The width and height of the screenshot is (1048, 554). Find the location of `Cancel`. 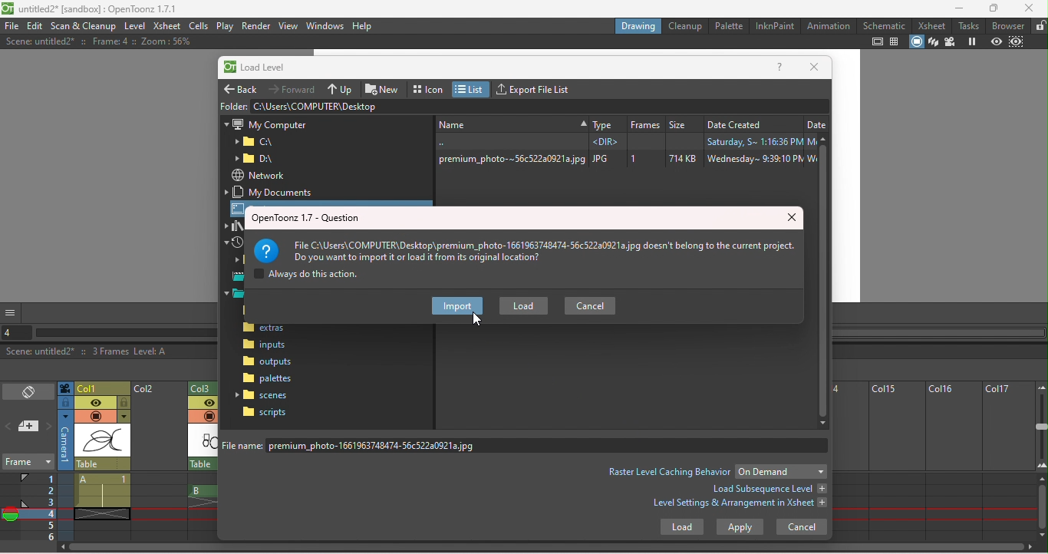

Cancel is located at coordinates (802, 526).